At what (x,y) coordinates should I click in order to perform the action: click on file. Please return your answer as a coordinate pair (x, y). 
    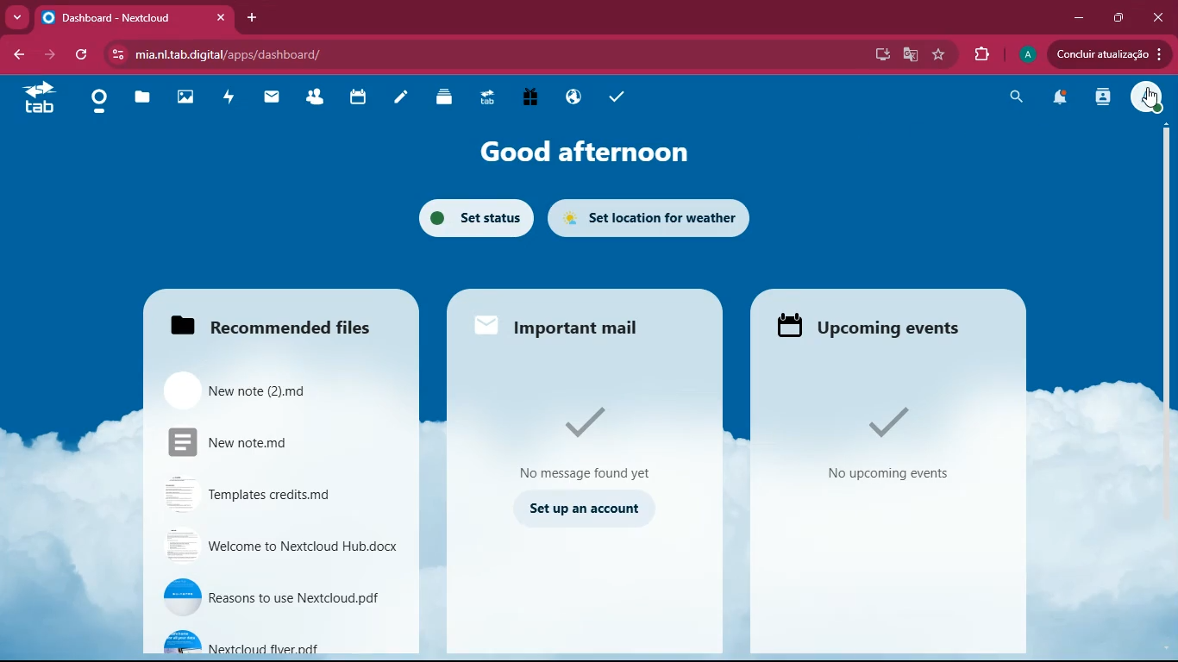
    Looking at the image, I should click on (273, 596).